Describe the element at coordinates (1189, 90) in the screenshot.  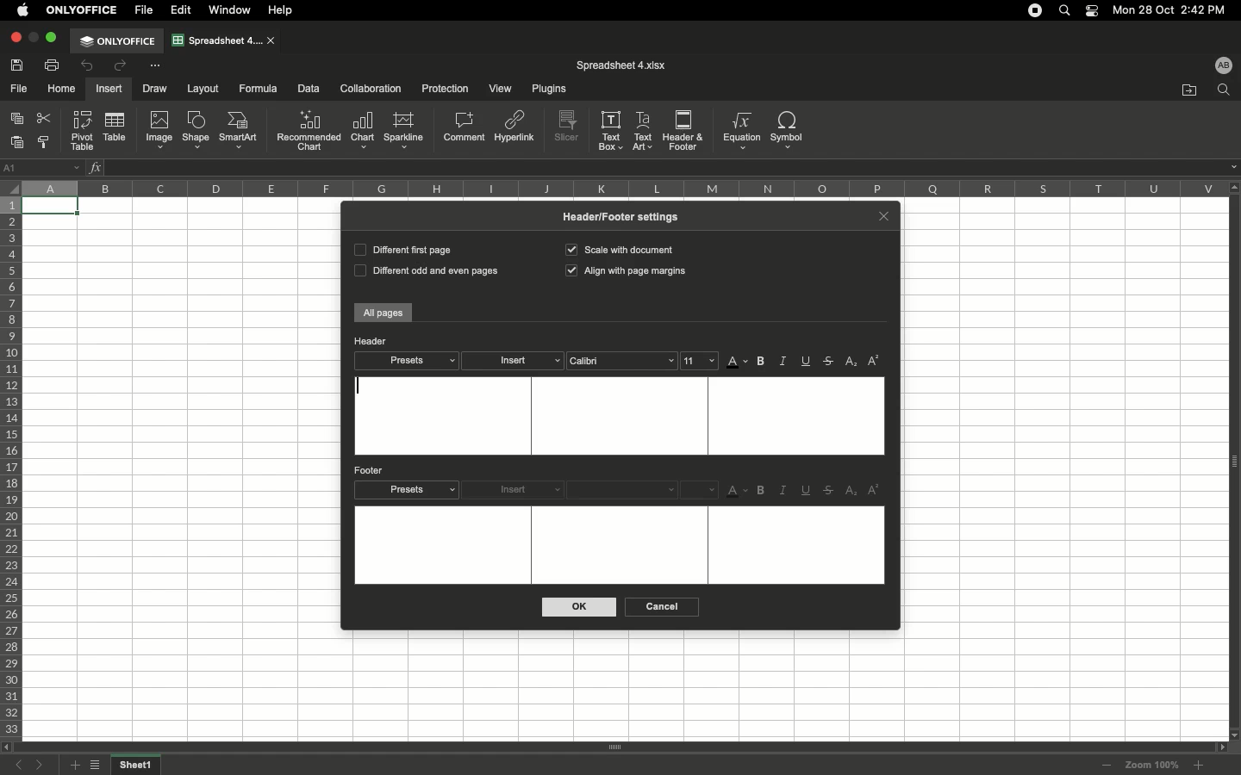
I see `Open file location` at that location.